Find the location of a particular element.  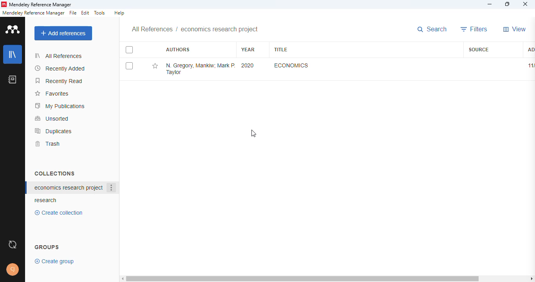

unsorted is located at coordinates (52, 118).